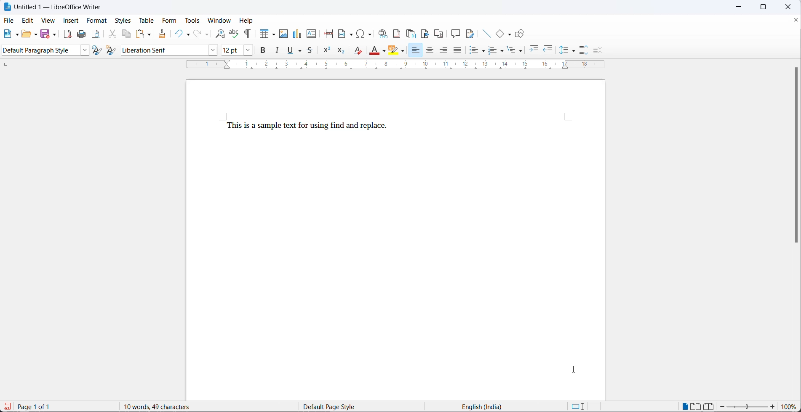 The height and width of the screenshot is (412, 801). Describe the element at coordinates (484, 51) in the screenshot. I see `toggle unordered list options` at that location.